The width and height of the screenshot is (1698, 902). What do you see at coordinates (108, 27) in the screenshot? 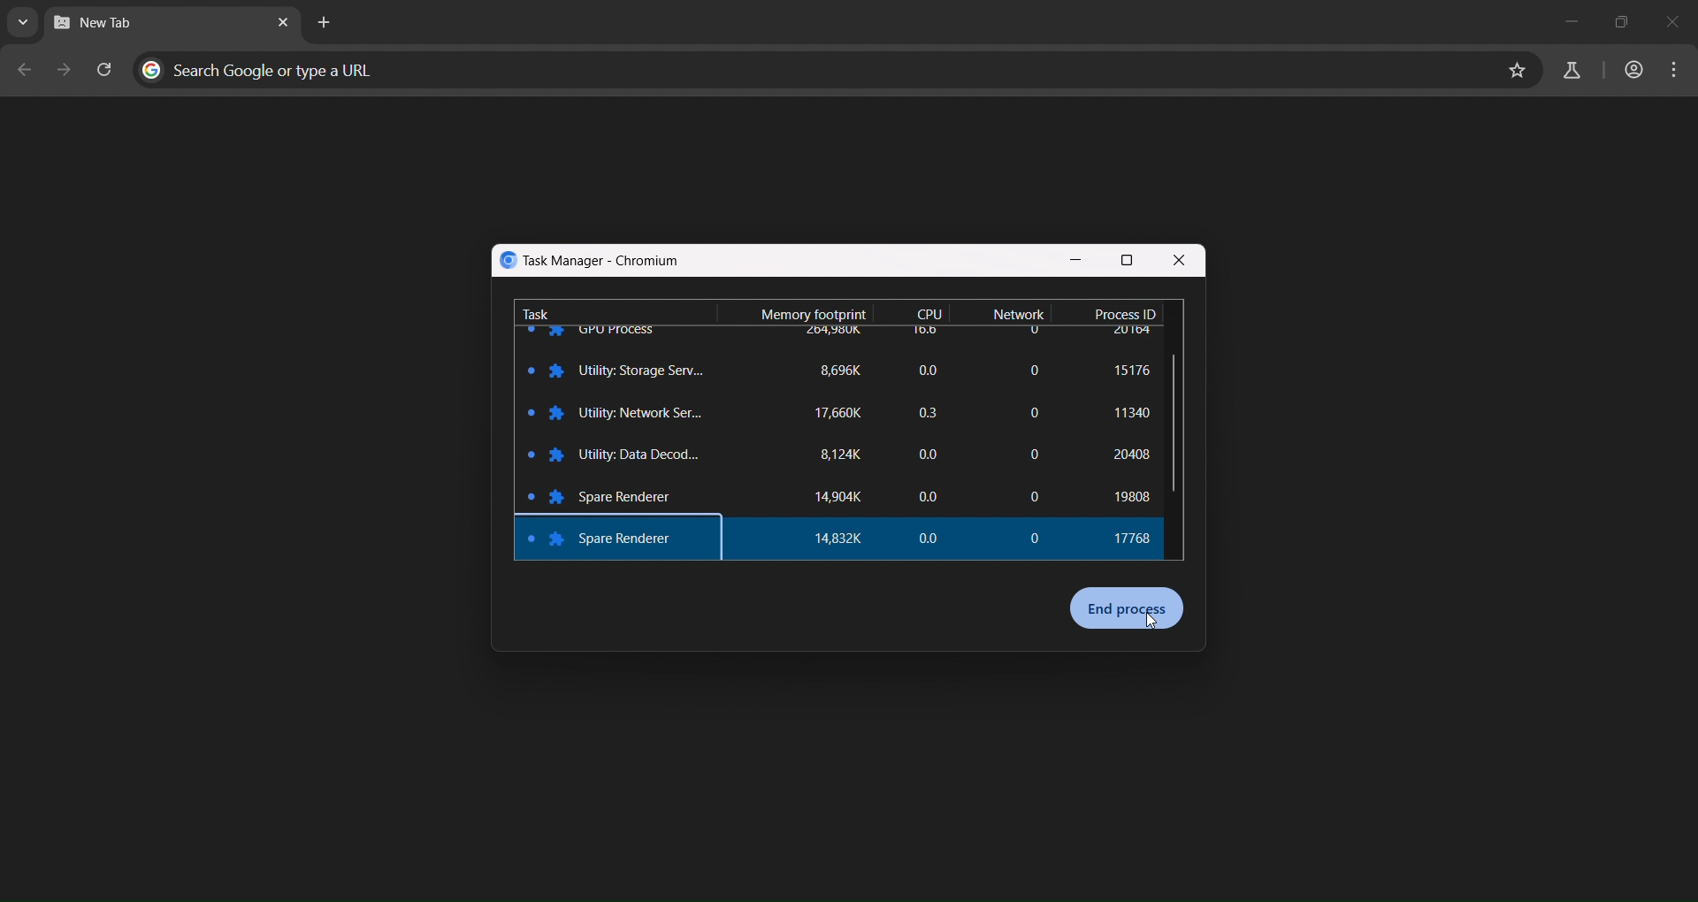
I see `current tab` at bounding box center [108, 27].